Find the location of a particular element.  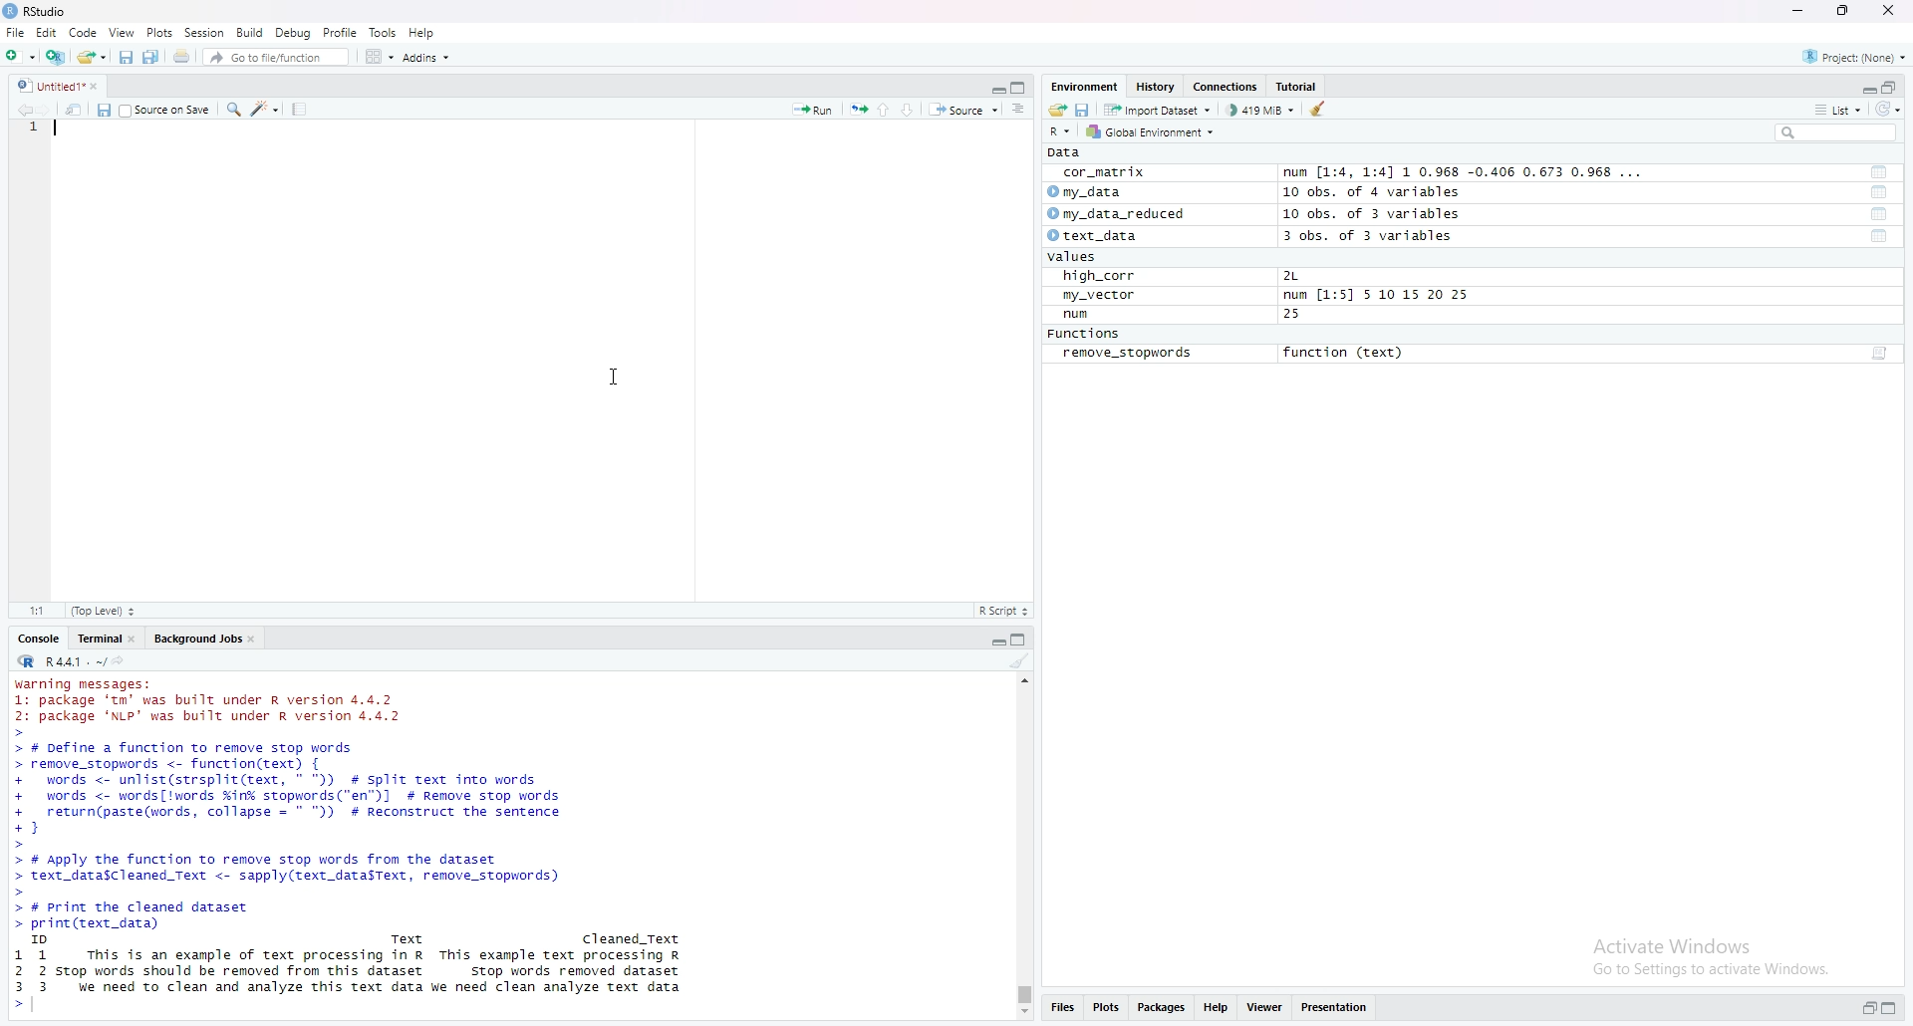

Functions is located at coordinates (1083, 333).